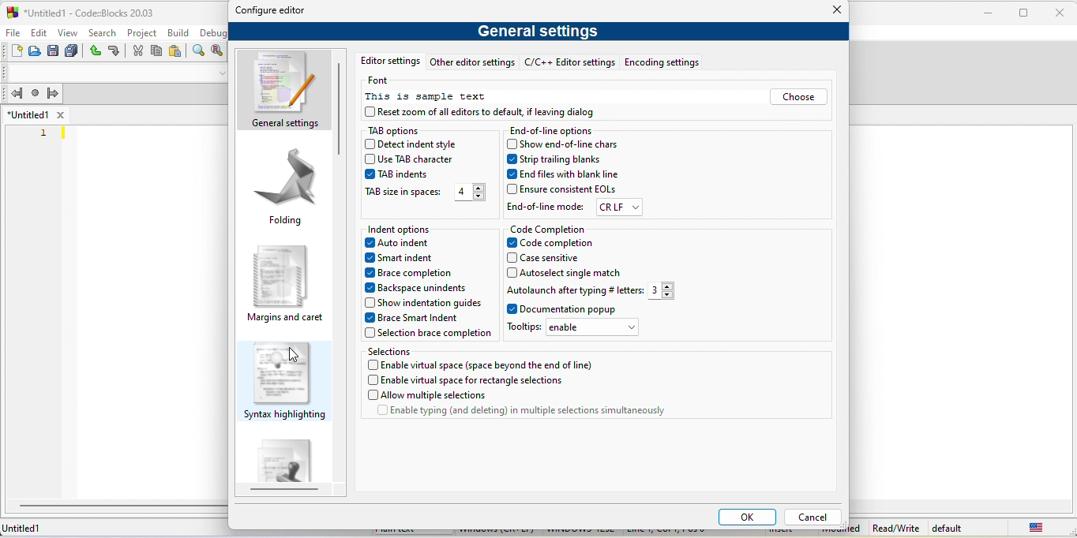  Describe the element at coordinates (410, 244) in the screenshot. I see `auto indent` at that location.